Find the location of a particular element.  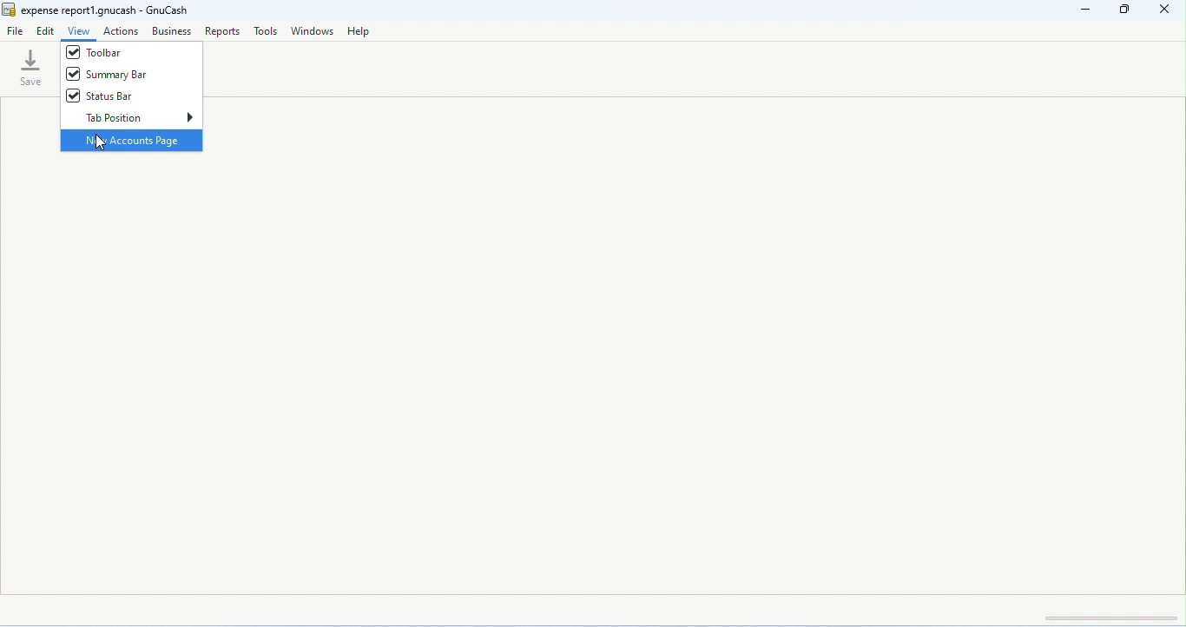

file is located at coordinates (16, 33).